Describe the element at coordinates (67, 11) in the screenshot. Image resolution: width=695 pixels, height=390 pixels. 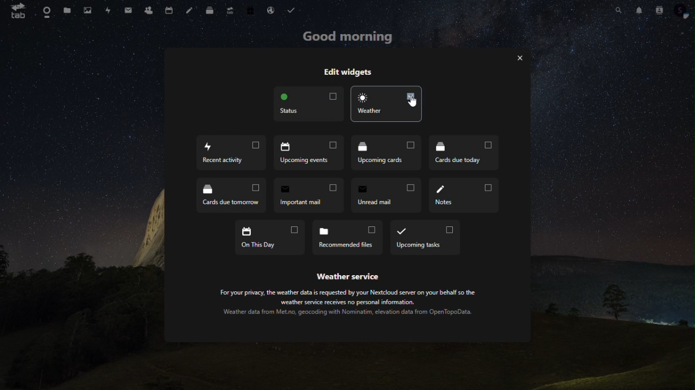
I see `files` at that location.